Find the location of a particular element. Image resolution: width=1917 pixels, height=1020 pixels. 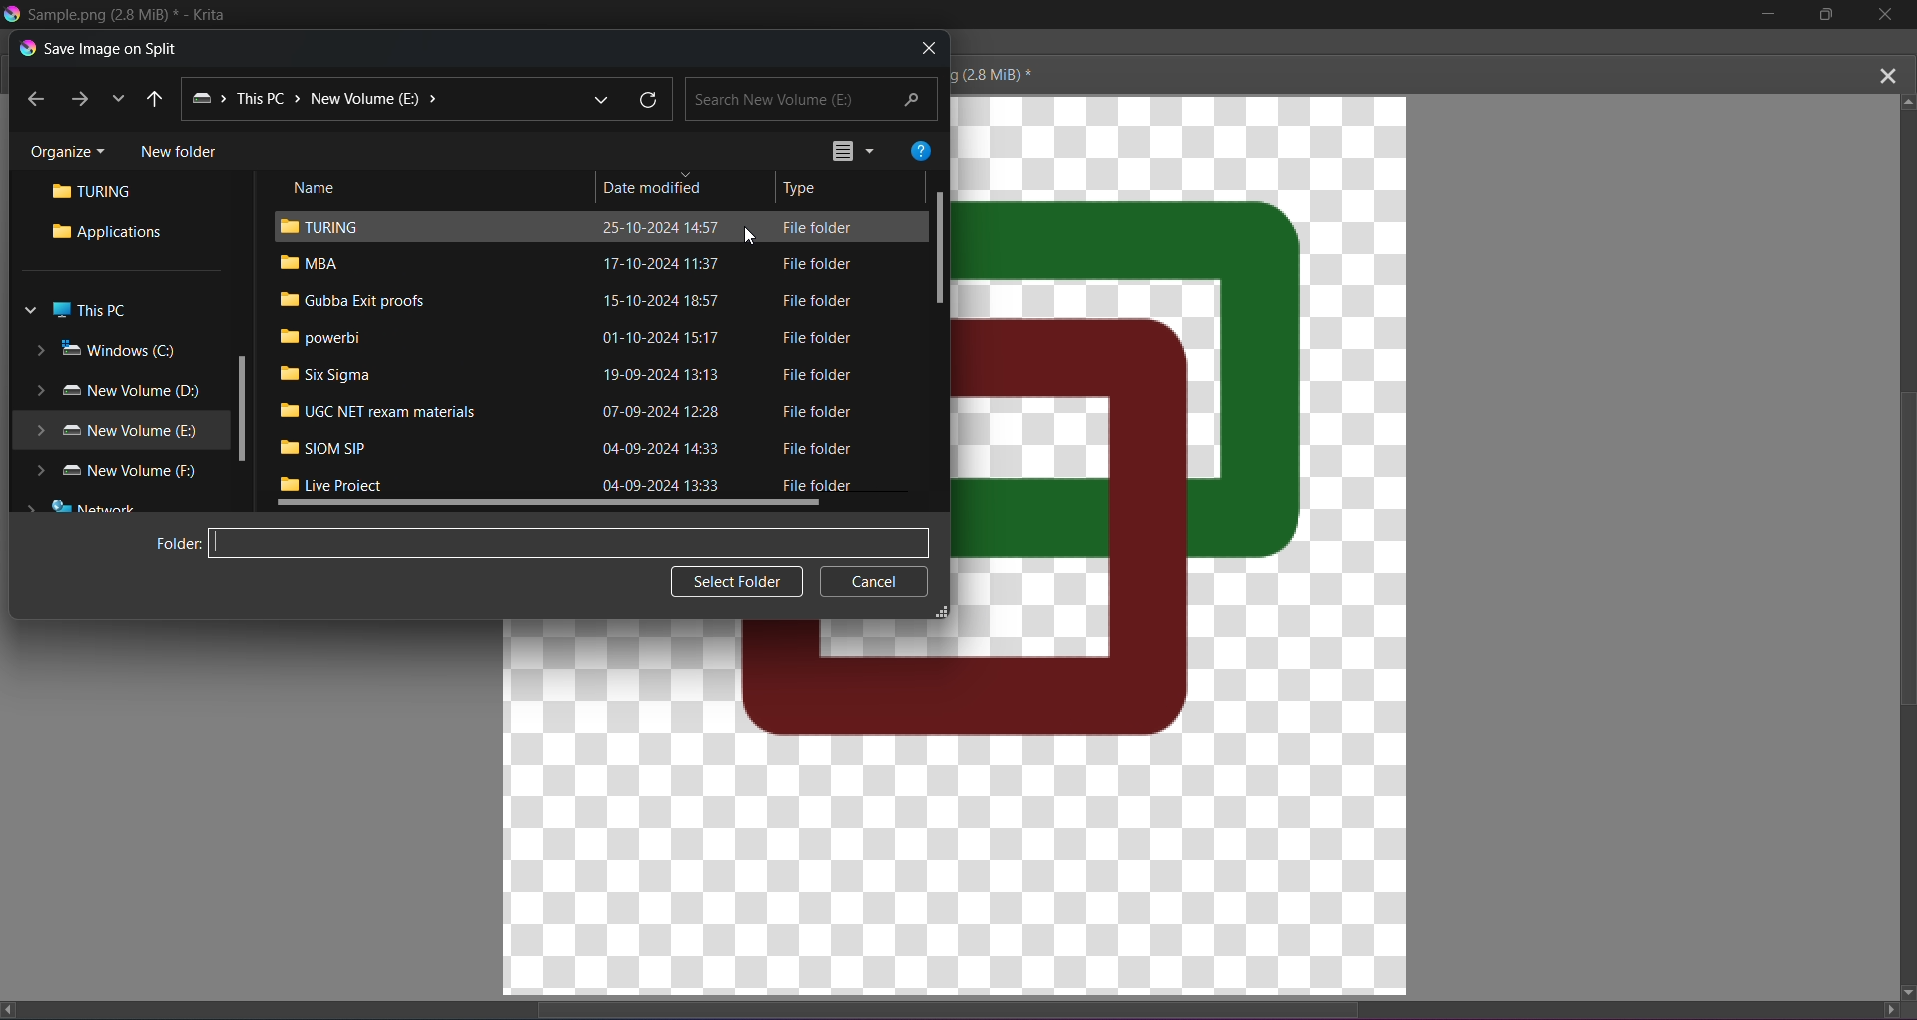

Select folder is located at coordinates (732, 583).